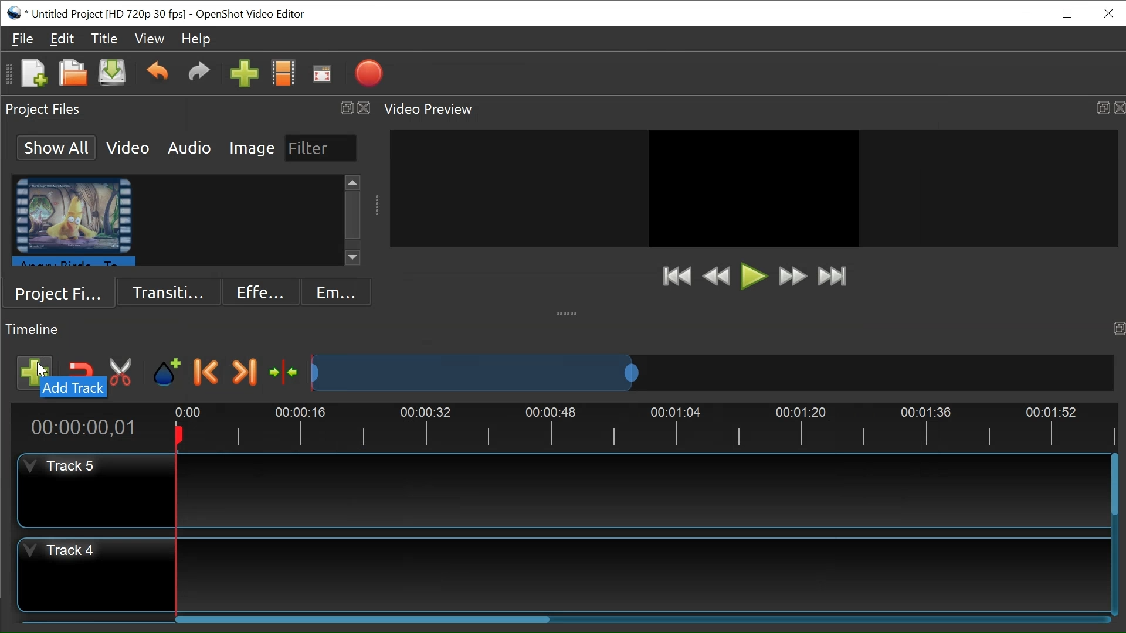 This screenshot has height=633, width=1126. Describe the element at coordinates (97, 13) in the screenshot. I see `File Name` at that location.